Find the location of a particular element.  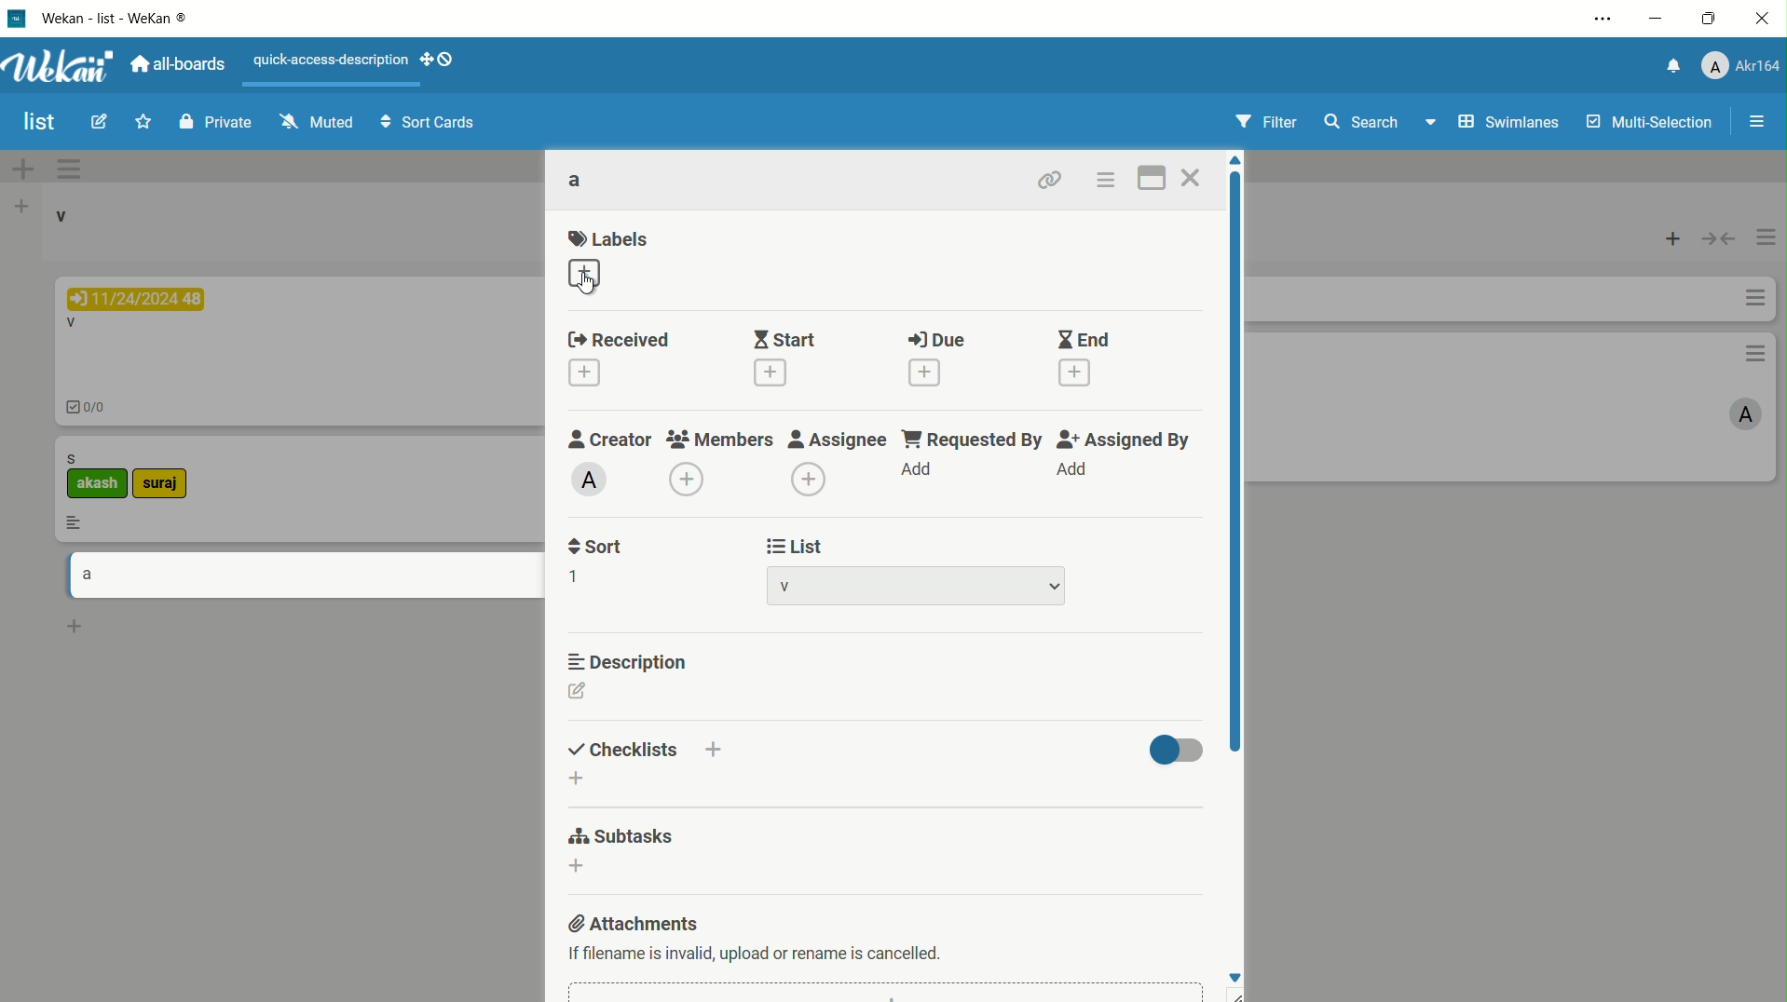

attachments is located at coordinates (637, 923).